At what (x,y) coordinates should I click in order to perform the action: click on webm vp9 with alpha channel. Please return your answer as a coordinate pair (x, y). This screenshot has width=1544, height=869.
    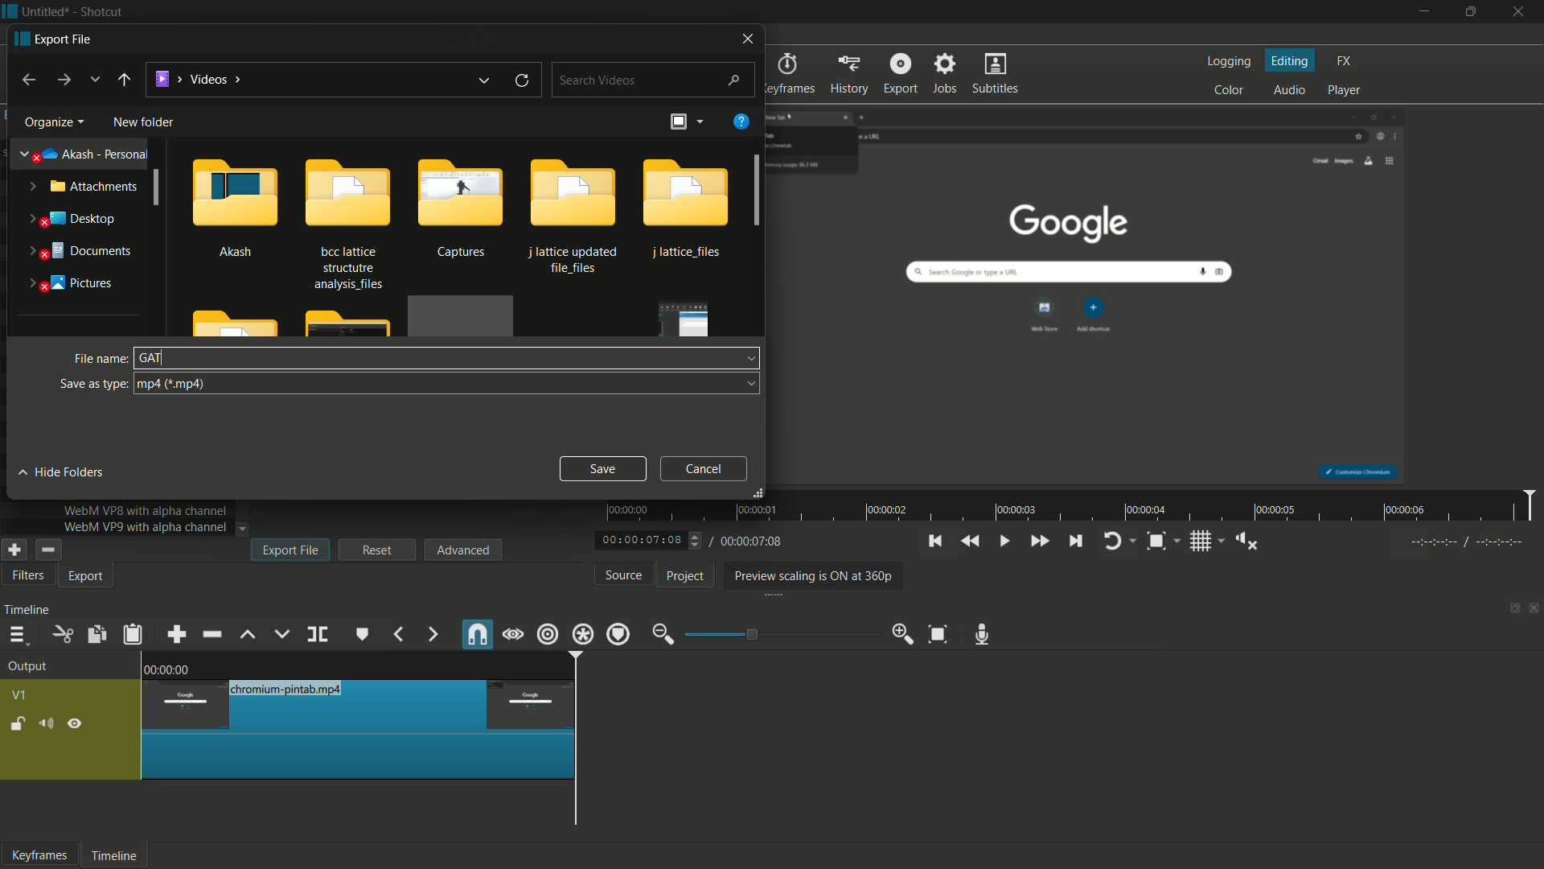
    Looking at the image, I should click on (142, 528).